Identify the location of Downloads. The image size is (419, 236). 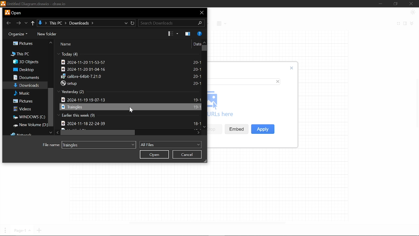
(25, 86).